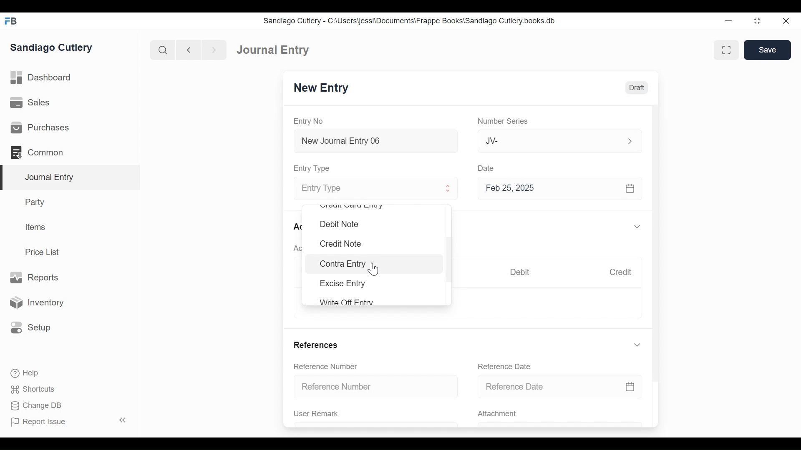 The image size is (801, 450). I want to click on New Entry, so click(321, 88).